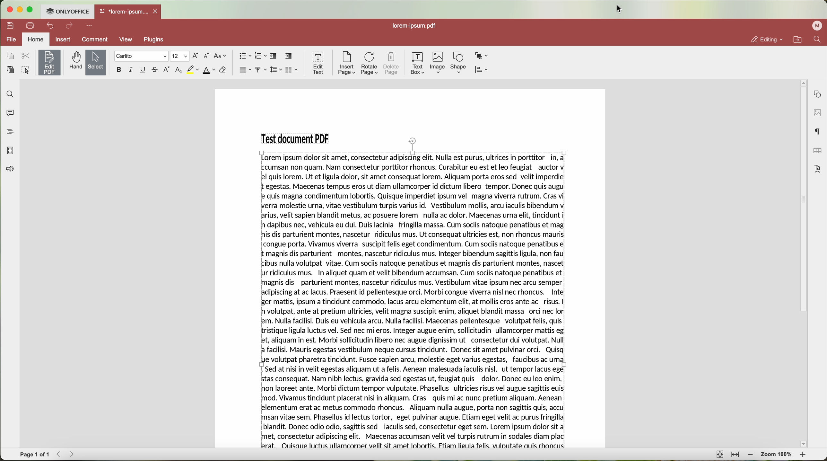 Image resolution: width=827 pixels, height=461 pixels. What do you see at coordinates (10, 112) in the screenshot?
I see `comments` at bounding box center [10, 112].